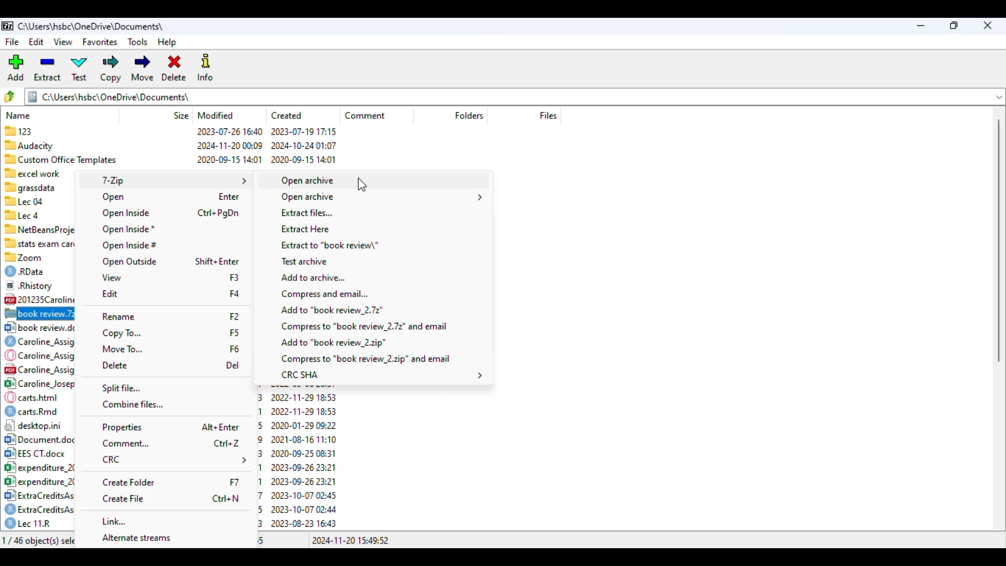 The width and height of the screenshot is (1006, 566). I want to click on favorites, so click(101, 42).